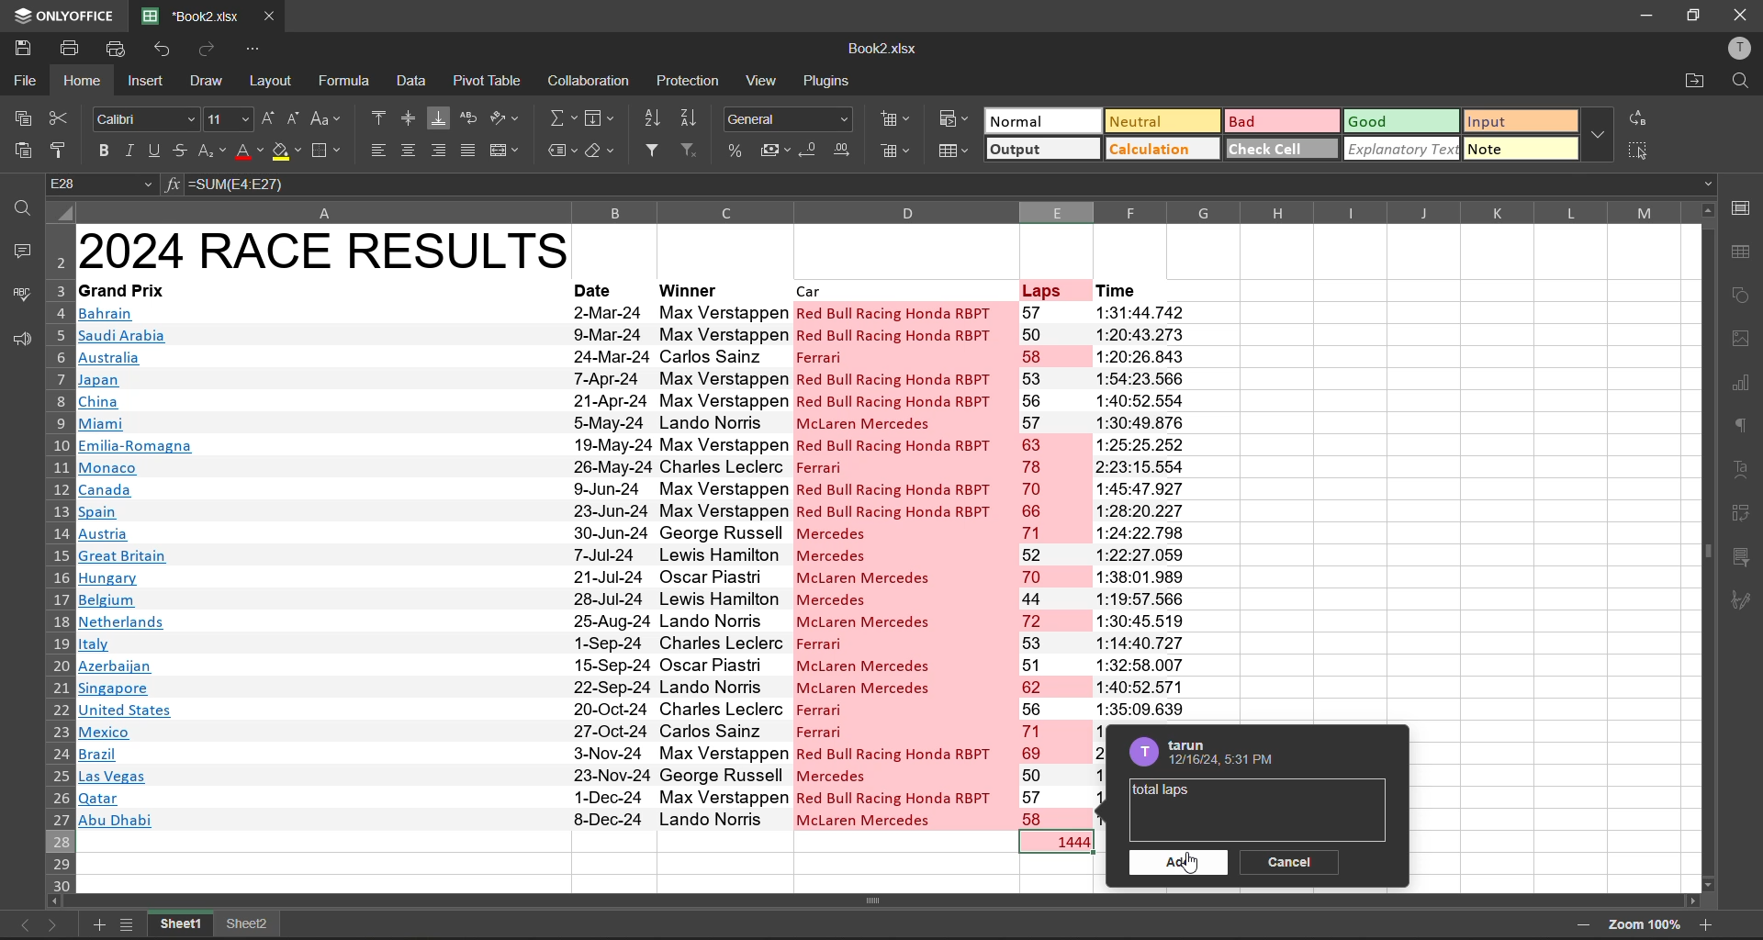 This screenshot has height=940, width=1763. I want to click on grand prix, so click(124, 289).